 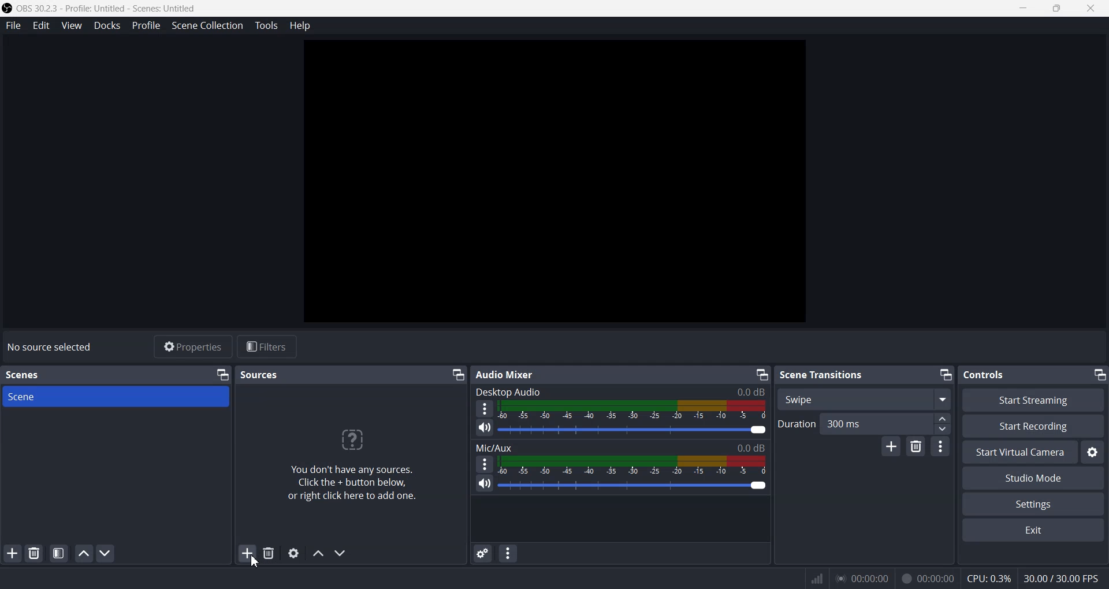 I want to click on Volume Adjuster, so click(x=632, y=485).